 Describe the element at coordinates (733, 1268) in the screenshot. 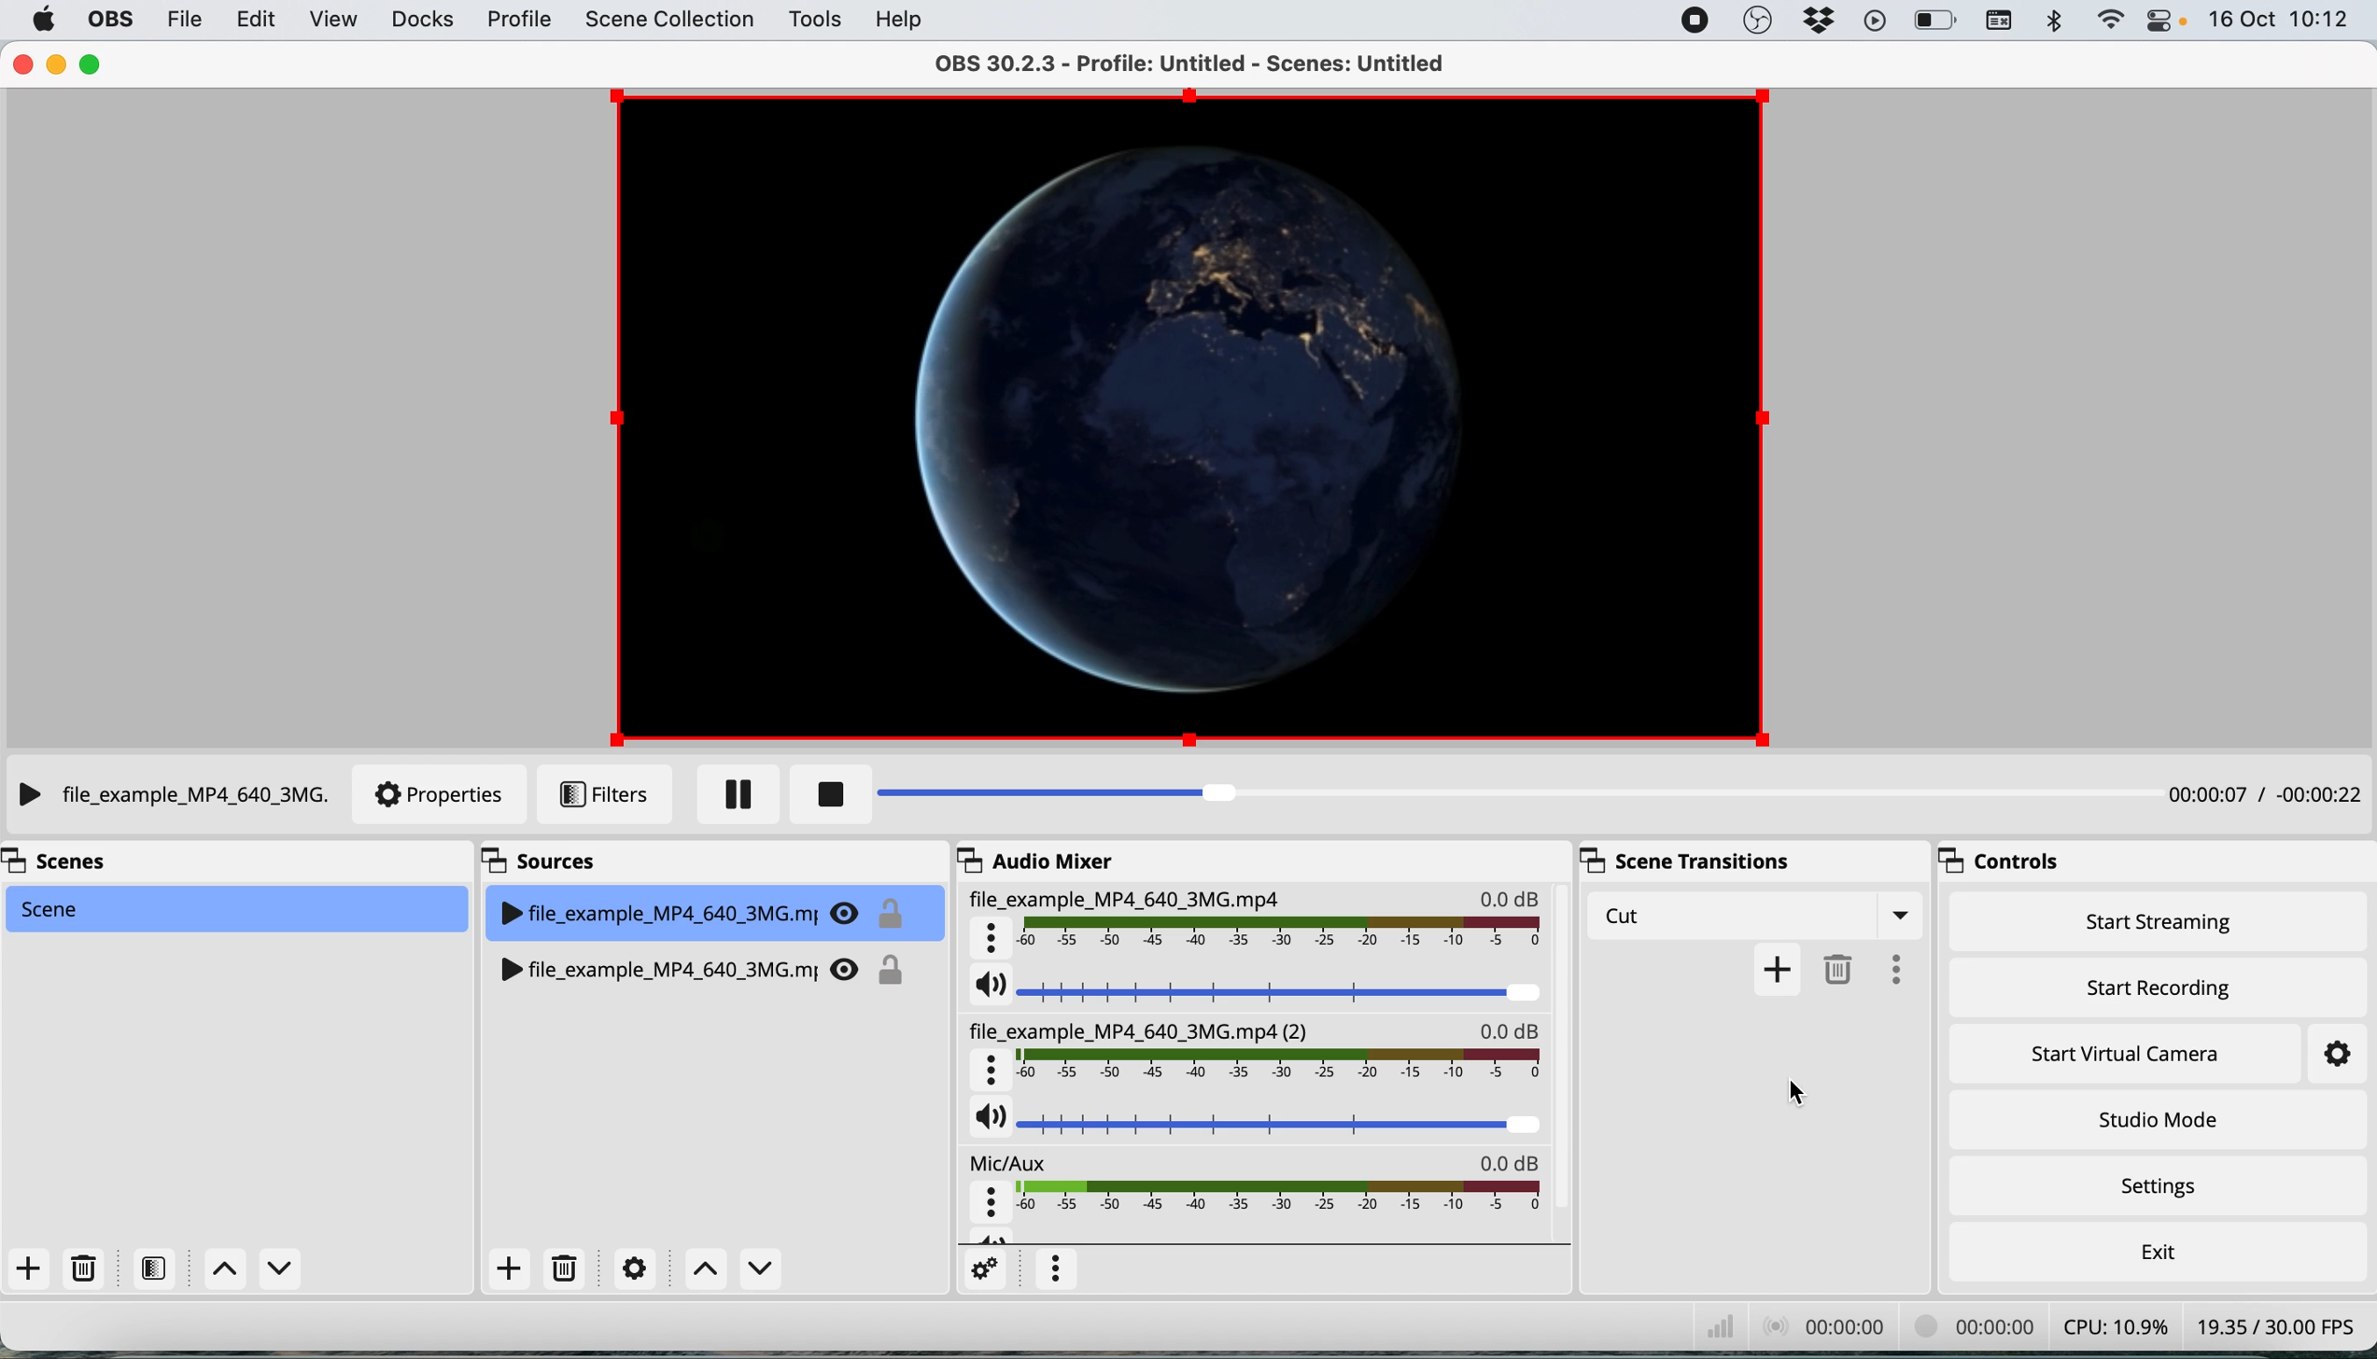

I see `switch between sources` at that location.